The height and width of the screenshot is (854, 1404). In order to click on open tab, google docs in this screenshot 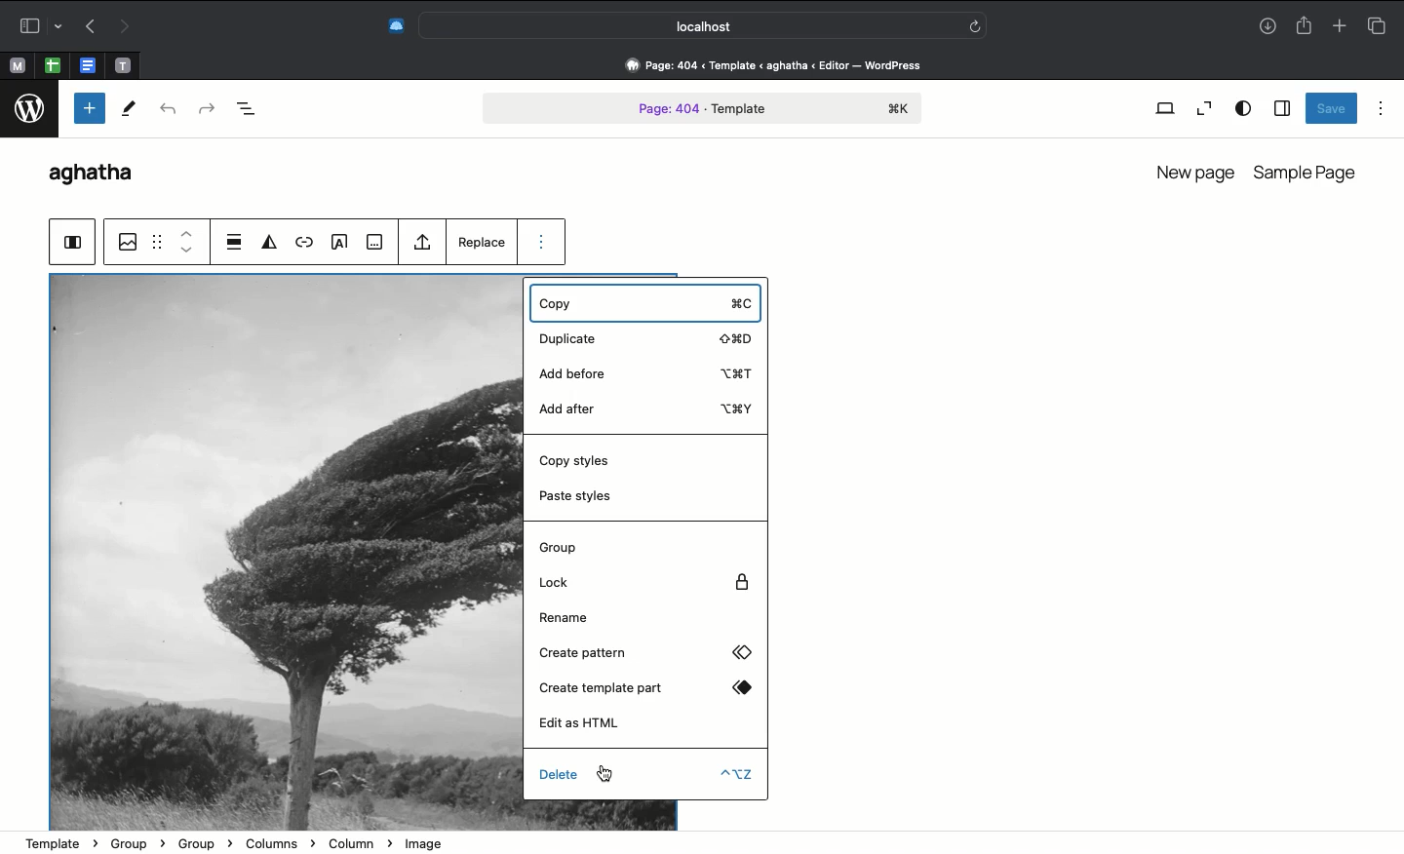, I will do `click(86, 66)`.